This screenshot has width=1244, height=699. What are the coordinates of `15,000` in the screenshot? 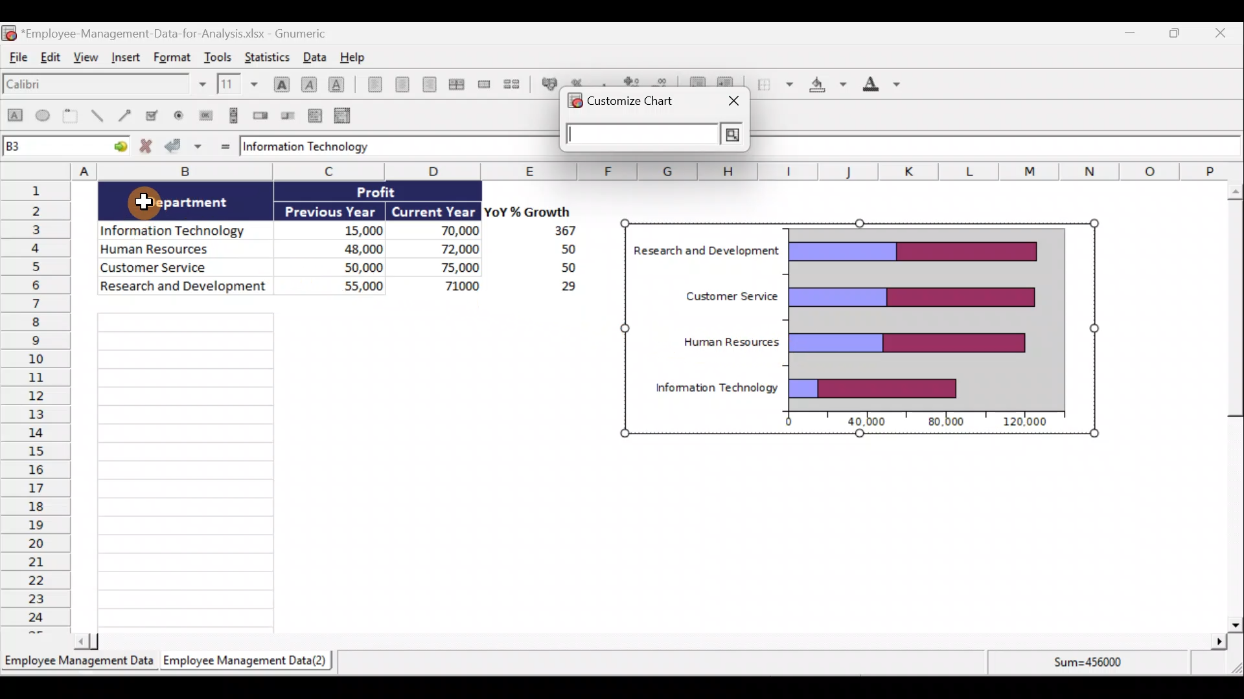 It's located at (352, 228).